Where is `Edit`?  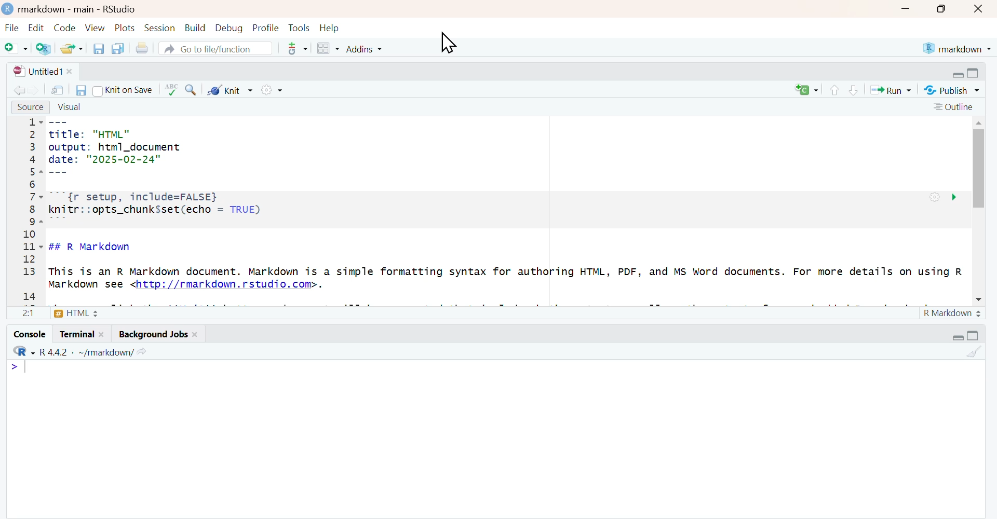 Edit is located at coordinates (35, 29).